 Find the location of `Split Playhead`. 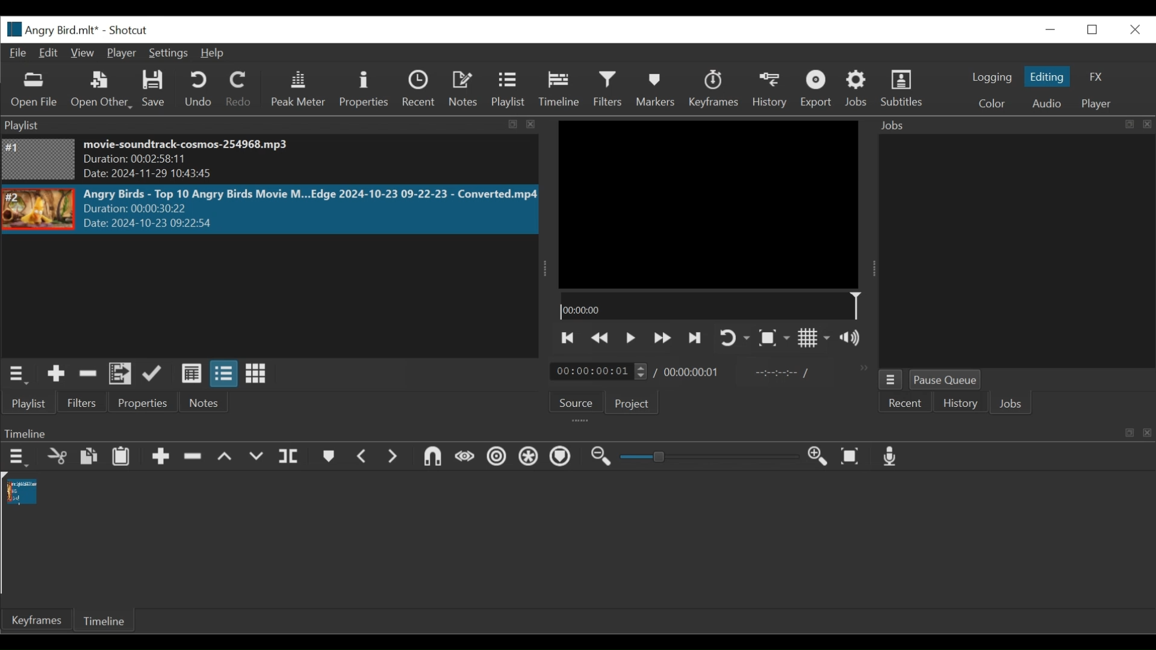

Split Playhead is located at coordinates (288, 457).